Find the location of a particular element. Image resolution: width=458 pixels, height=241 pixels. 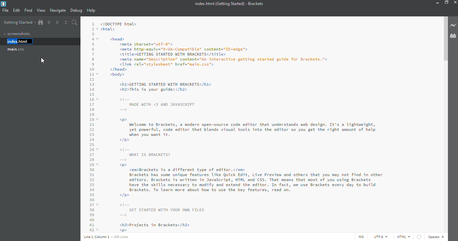

spaces 4 is located at coordinates (437, 236).